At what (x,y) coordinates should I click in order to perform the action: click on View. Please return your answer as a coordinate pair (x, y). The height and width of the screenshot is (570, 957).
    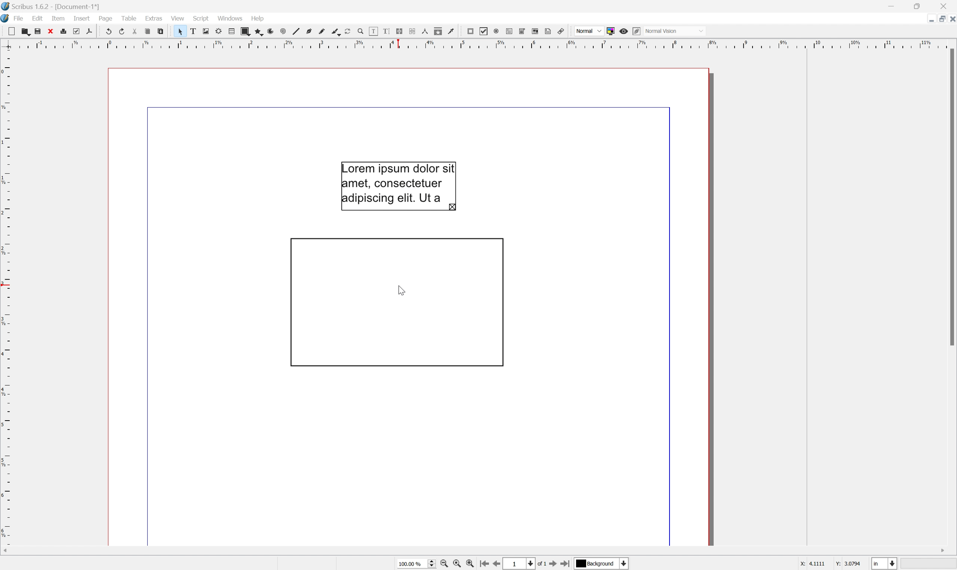
    Looking at the image, I should click on (179, 18).